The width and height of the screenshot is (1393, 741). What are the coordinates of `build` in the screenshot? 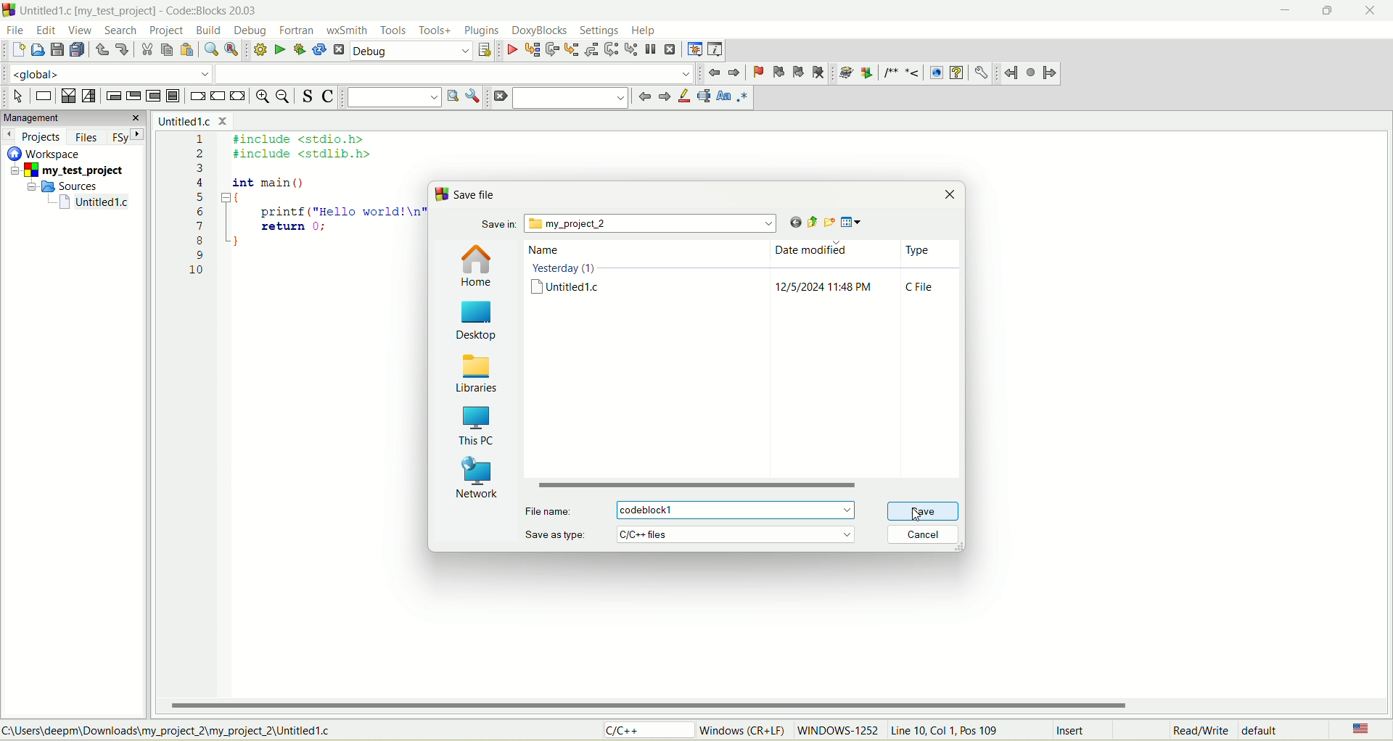 It's located at (258, 49).